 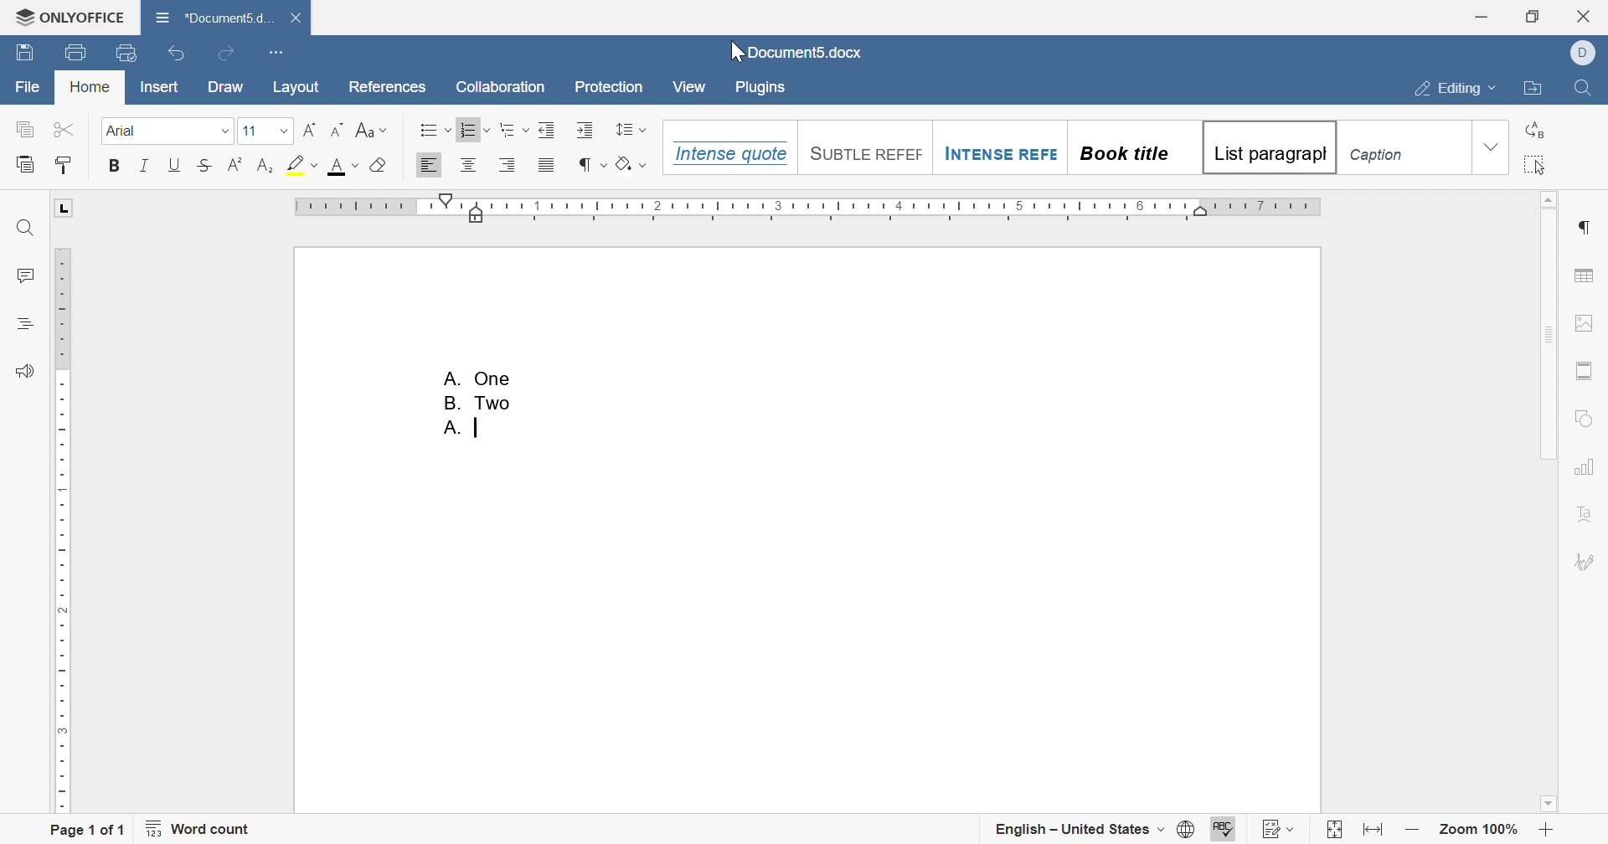 What do you see at coordinates (1381, 157) in the screenshot?
I see `Caption ` at bounding box center [1381, 157].